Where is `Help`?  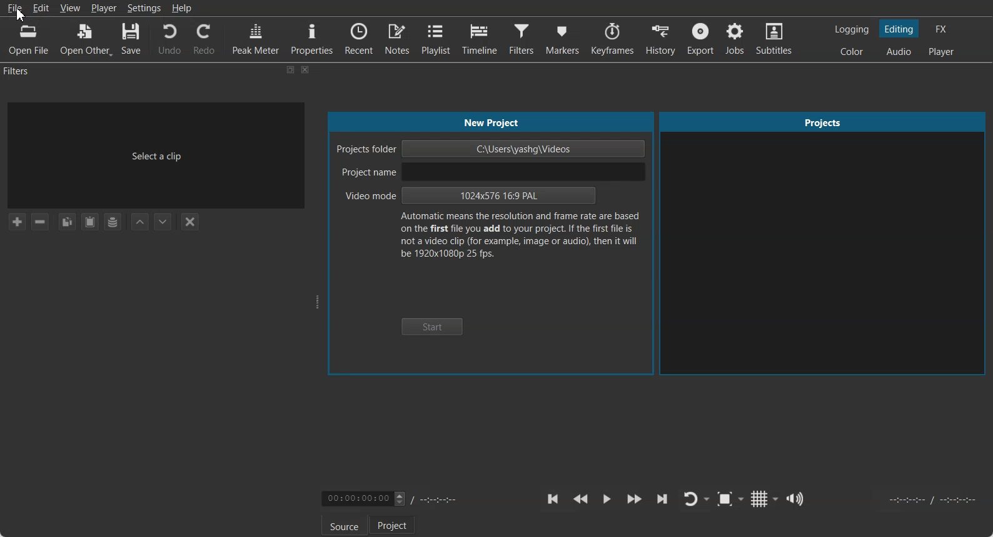 Help is located at coordinates (181, 7).